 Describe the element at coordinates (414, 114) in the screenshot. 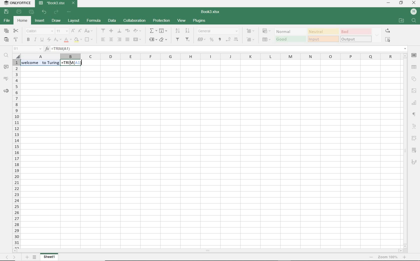

I see `paragraph settings` at that location.